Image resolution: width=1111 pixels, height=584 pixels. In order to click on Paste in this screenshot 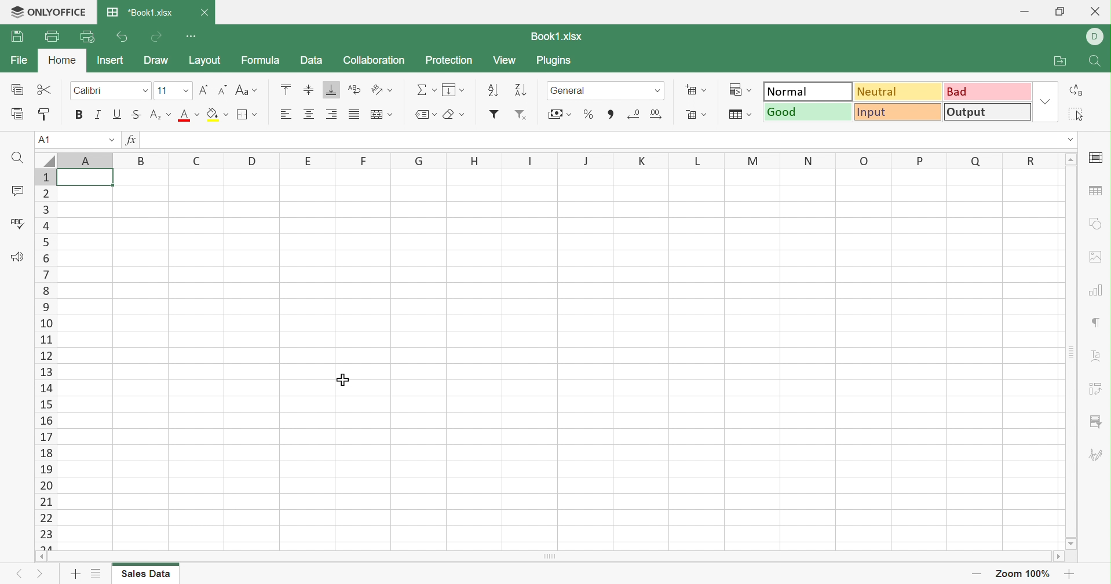, I will do `click(17, 112)`.